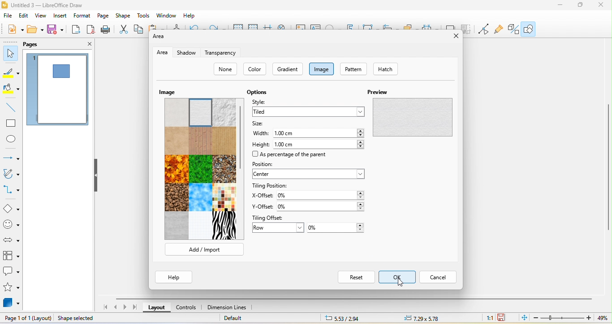 Image resolution: width=612 pixels, height=324 pixels. What do you see at coordinates (352, 26) in the screenshot?
I see `fontwork text` at bounding box center [352, 26].